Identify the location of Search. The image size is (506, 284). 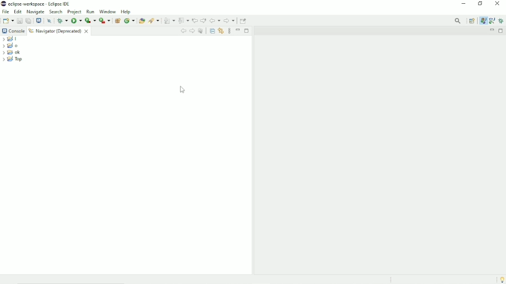
(56, 12).